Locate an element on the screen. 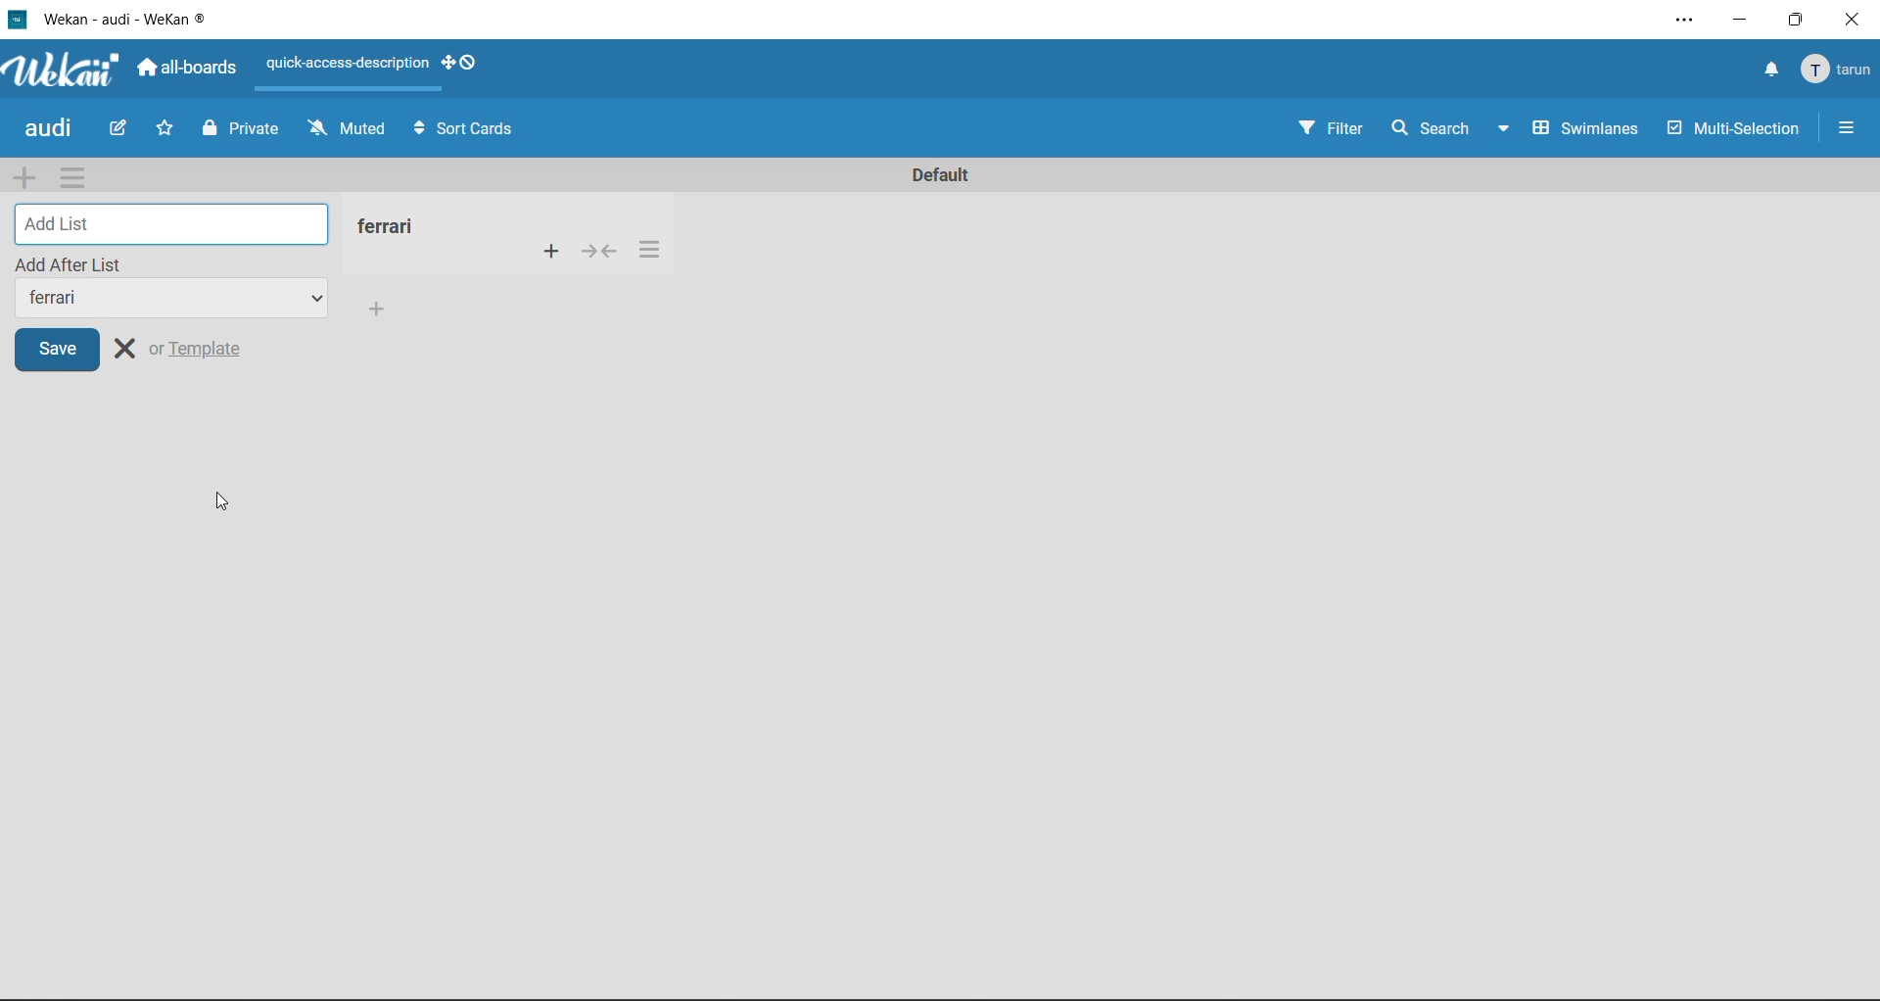 This screenshot has height=1001, width=1880. close is located at coordinates (1856, 21).